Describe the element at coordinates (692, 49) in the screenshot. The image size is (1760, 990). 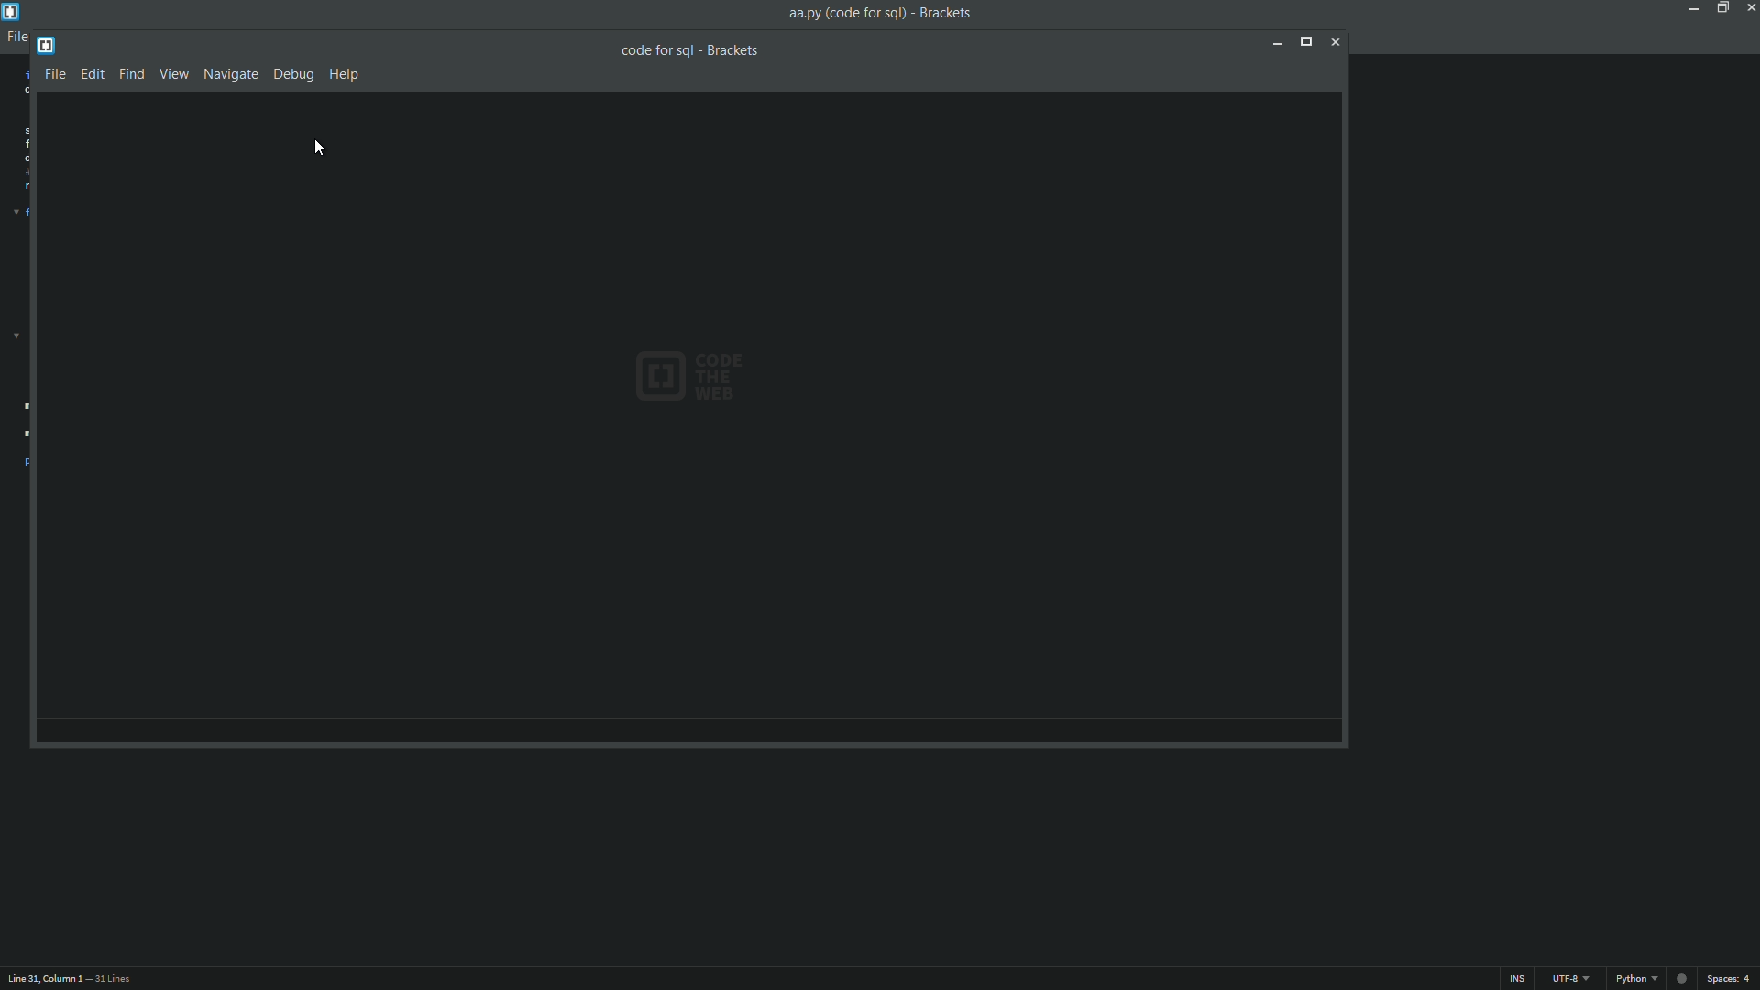
I see `file name` at that location.